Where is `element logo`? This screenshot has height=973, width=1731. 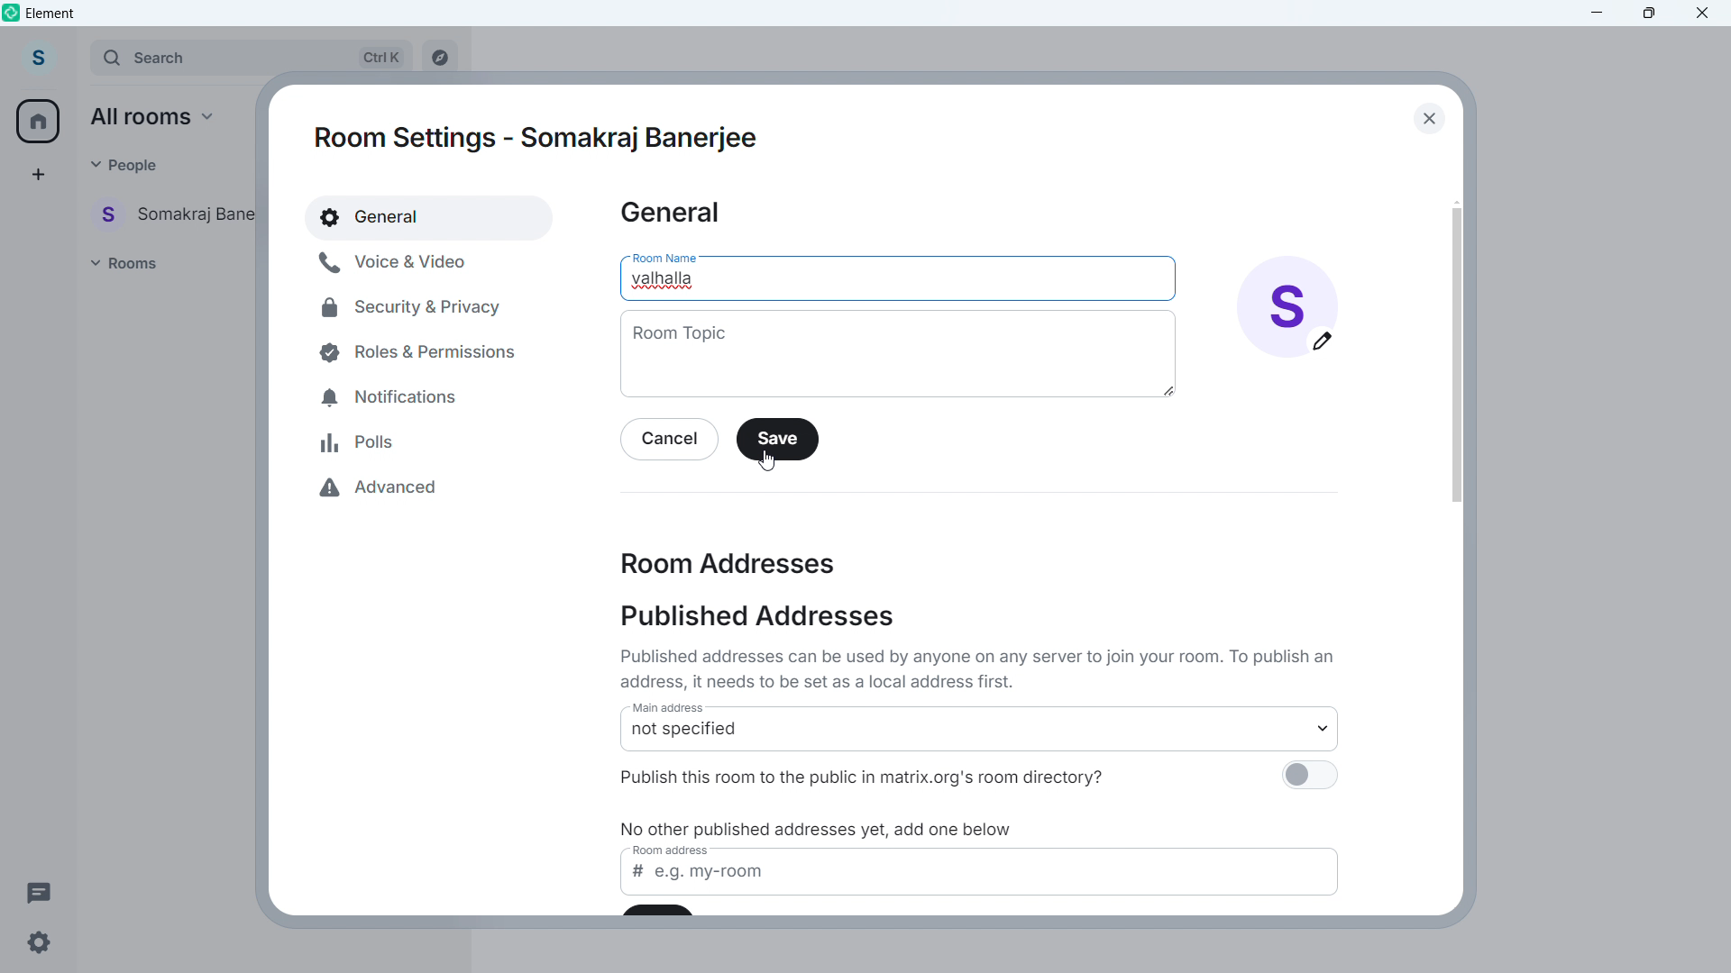 element logo is located at coordinates (12, 12).